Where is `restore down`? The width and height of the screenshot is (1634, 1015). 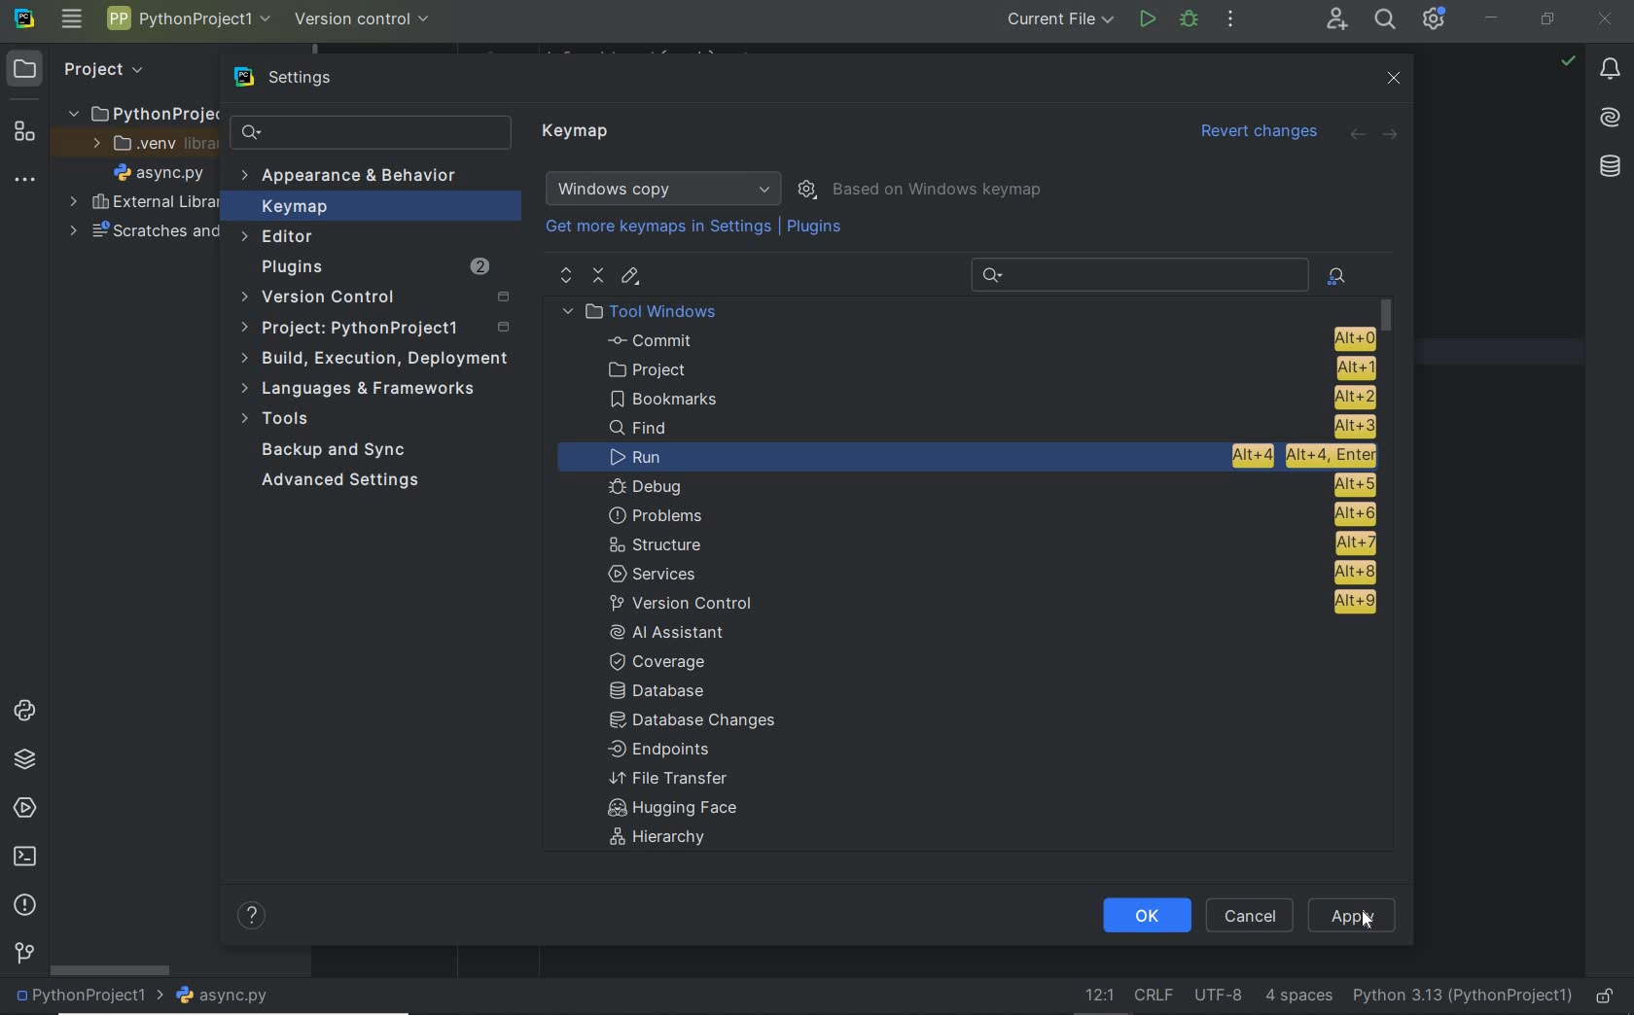 restore down is located at coordinates (1548, 20).